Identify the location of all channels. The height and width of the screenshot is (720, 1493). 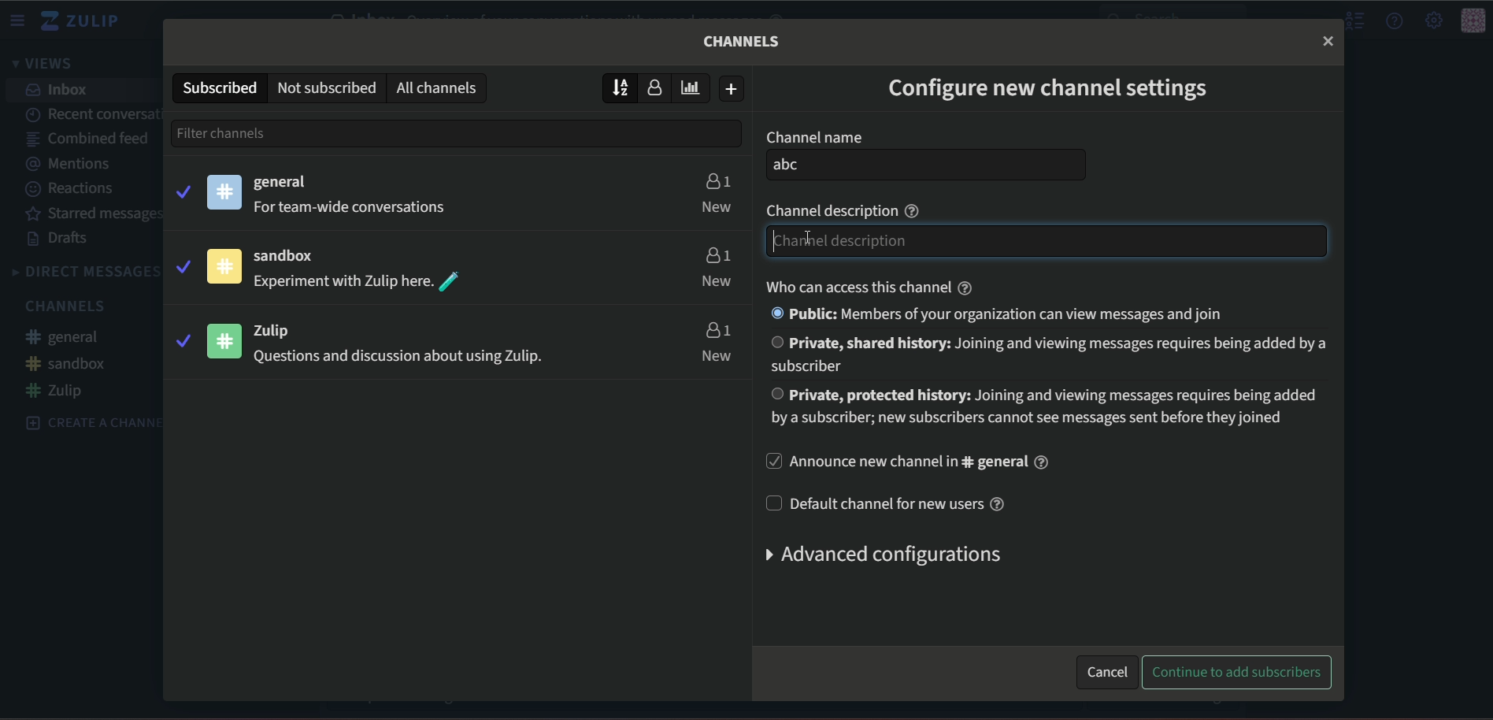
(440, 87).